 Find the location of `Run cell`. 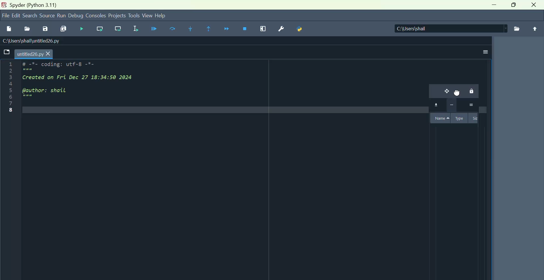

Run cell is located at coordinates (174, 29).